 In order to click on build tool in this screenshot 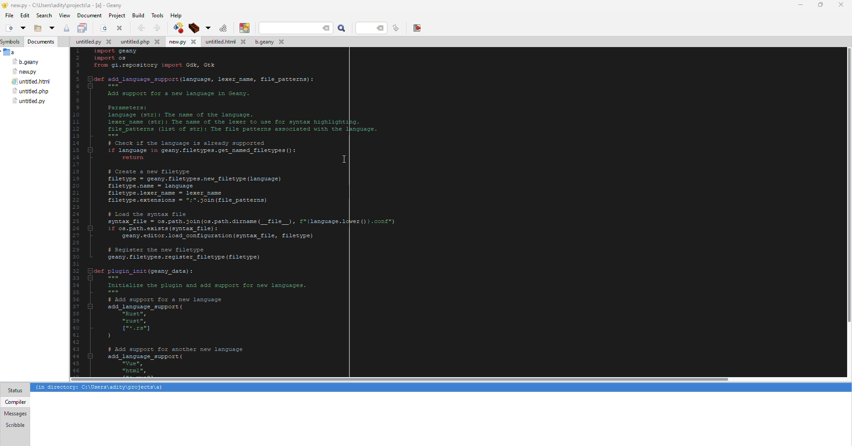, I will do `click(209, 28)`.